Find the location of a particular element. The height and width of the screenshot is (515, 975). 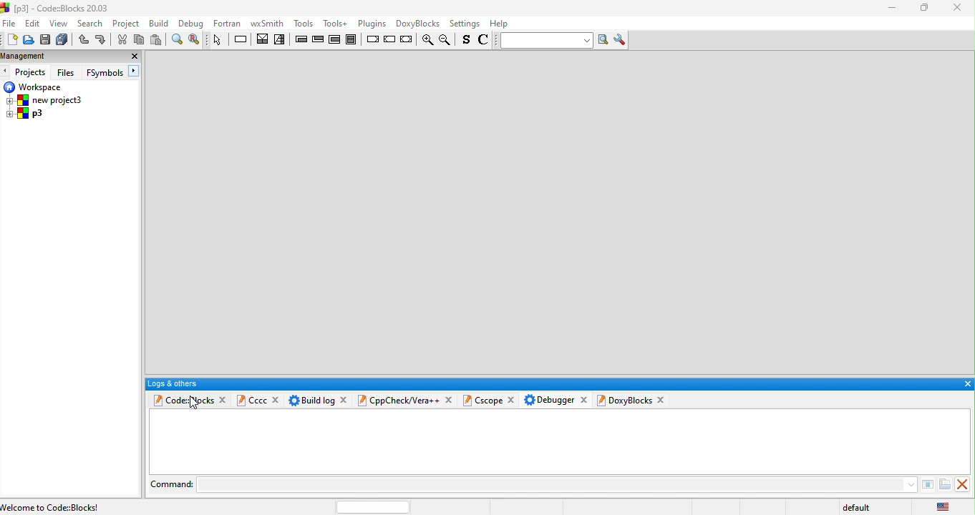

tools is located at coordinates (336, 23).